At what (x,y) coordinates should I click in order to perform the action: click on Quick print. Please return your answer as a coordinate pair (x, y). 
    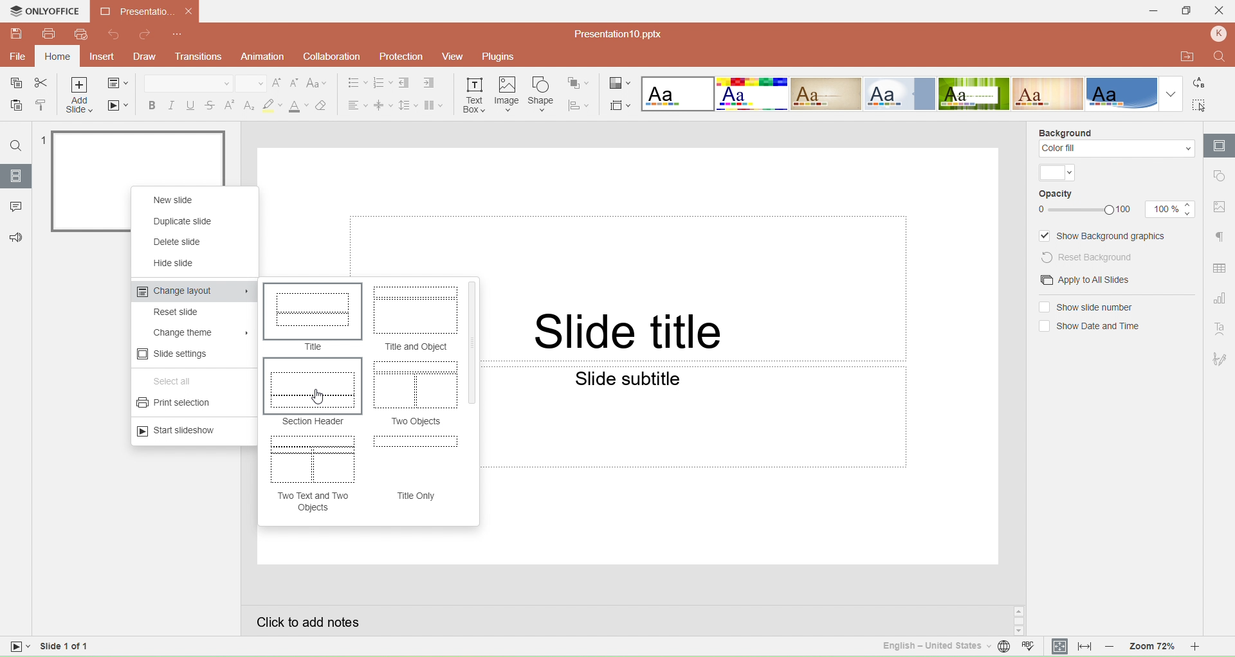
    Looking at the image, I should click on (80, 35).